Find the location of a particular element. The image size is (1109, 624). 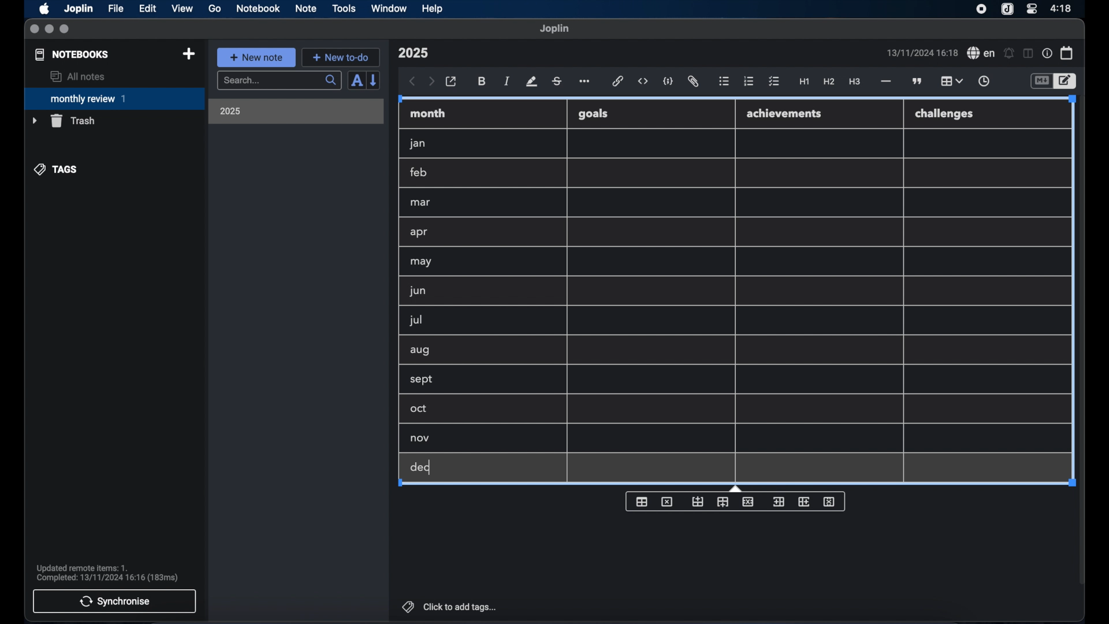

insert table is located at coordinates (642, 501).